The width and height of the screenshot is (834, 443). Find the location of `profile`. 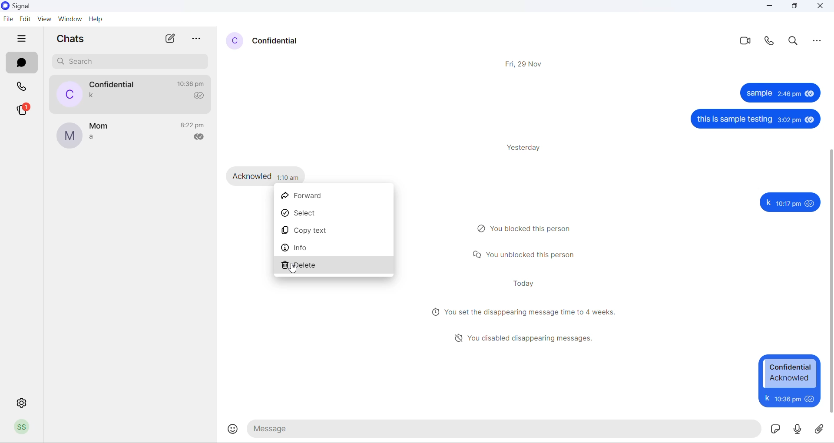

profile is located at coordinates (27, 428).